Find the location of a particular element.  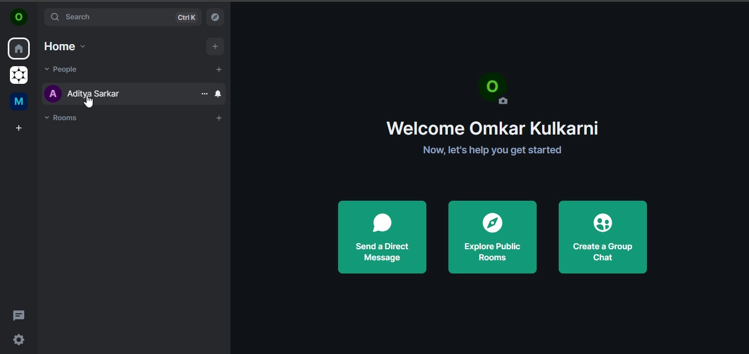

add is located at coordinates (216, 46).